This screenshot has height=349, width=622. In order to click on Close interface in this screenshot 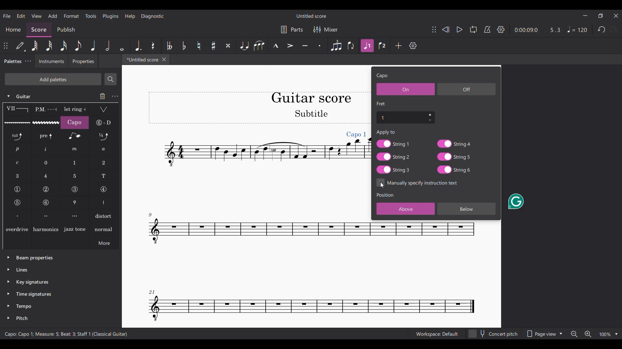, I will do `click(616, 16)`.